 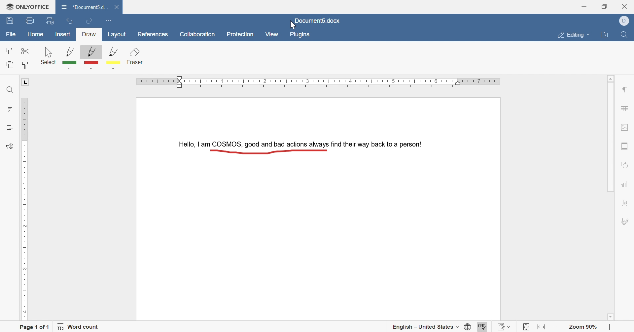 What do you see at coordinates (271, 34) in the screenshot?
I see `view` at bounding box center [271, 34].